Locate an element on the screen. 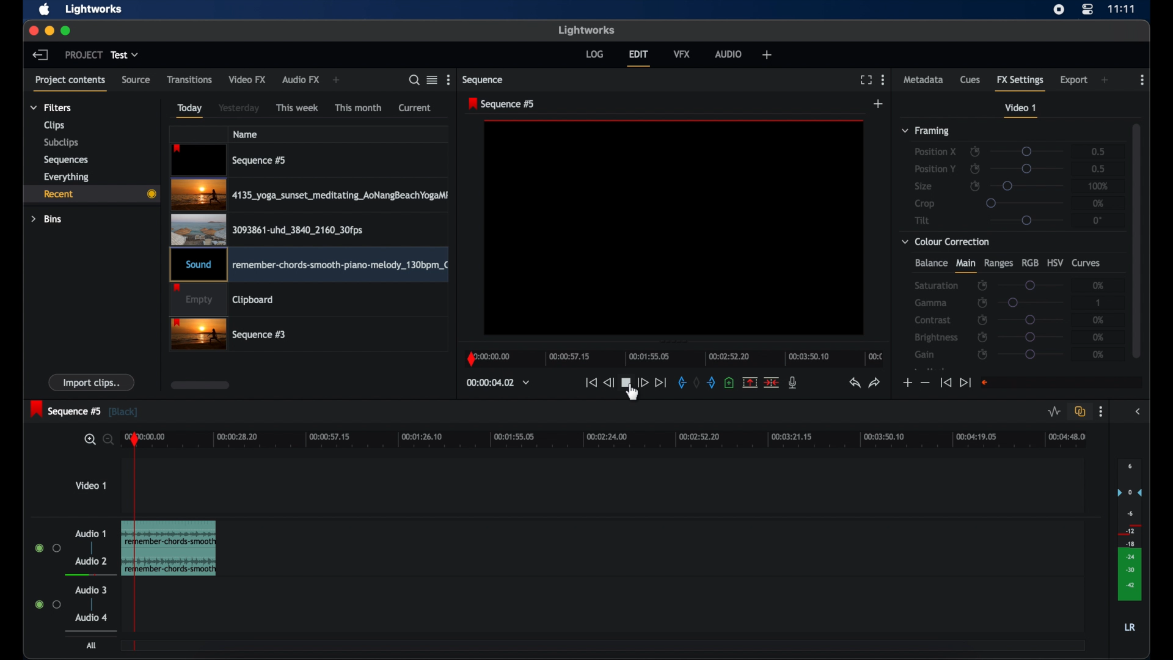 This screenshot has width=1173, height=660. toggle list or tile view is located at coordinates (432, 80).